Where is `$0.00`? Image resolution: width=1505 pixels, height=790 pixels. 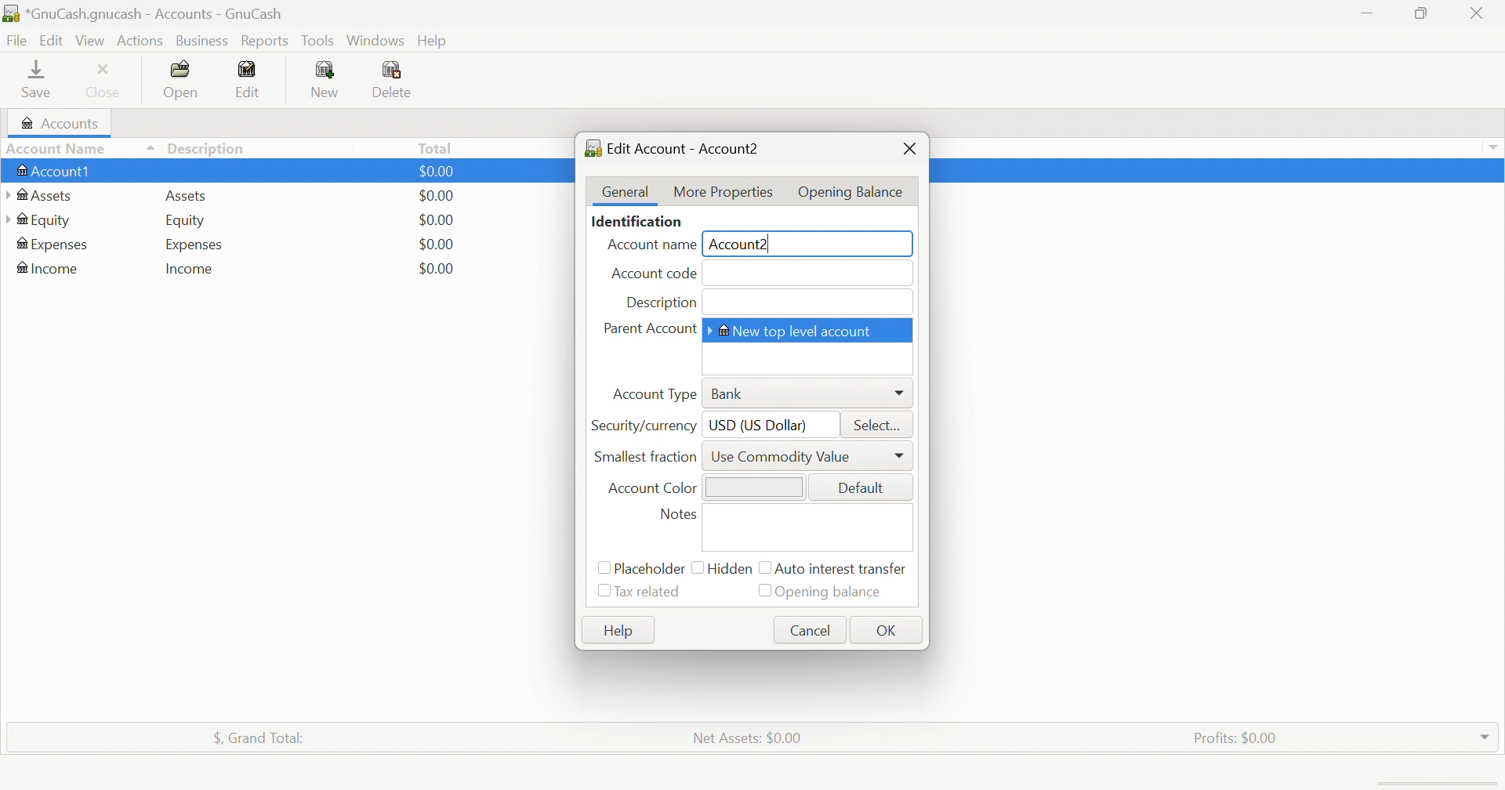 $0.00 is located at coordinates (437, 196).